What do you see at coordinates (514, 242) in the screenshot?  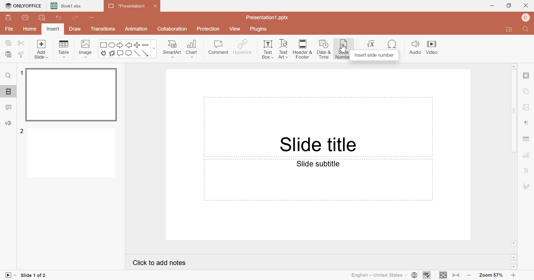 I see `Scroll Down` at bounding box center [514, 242].